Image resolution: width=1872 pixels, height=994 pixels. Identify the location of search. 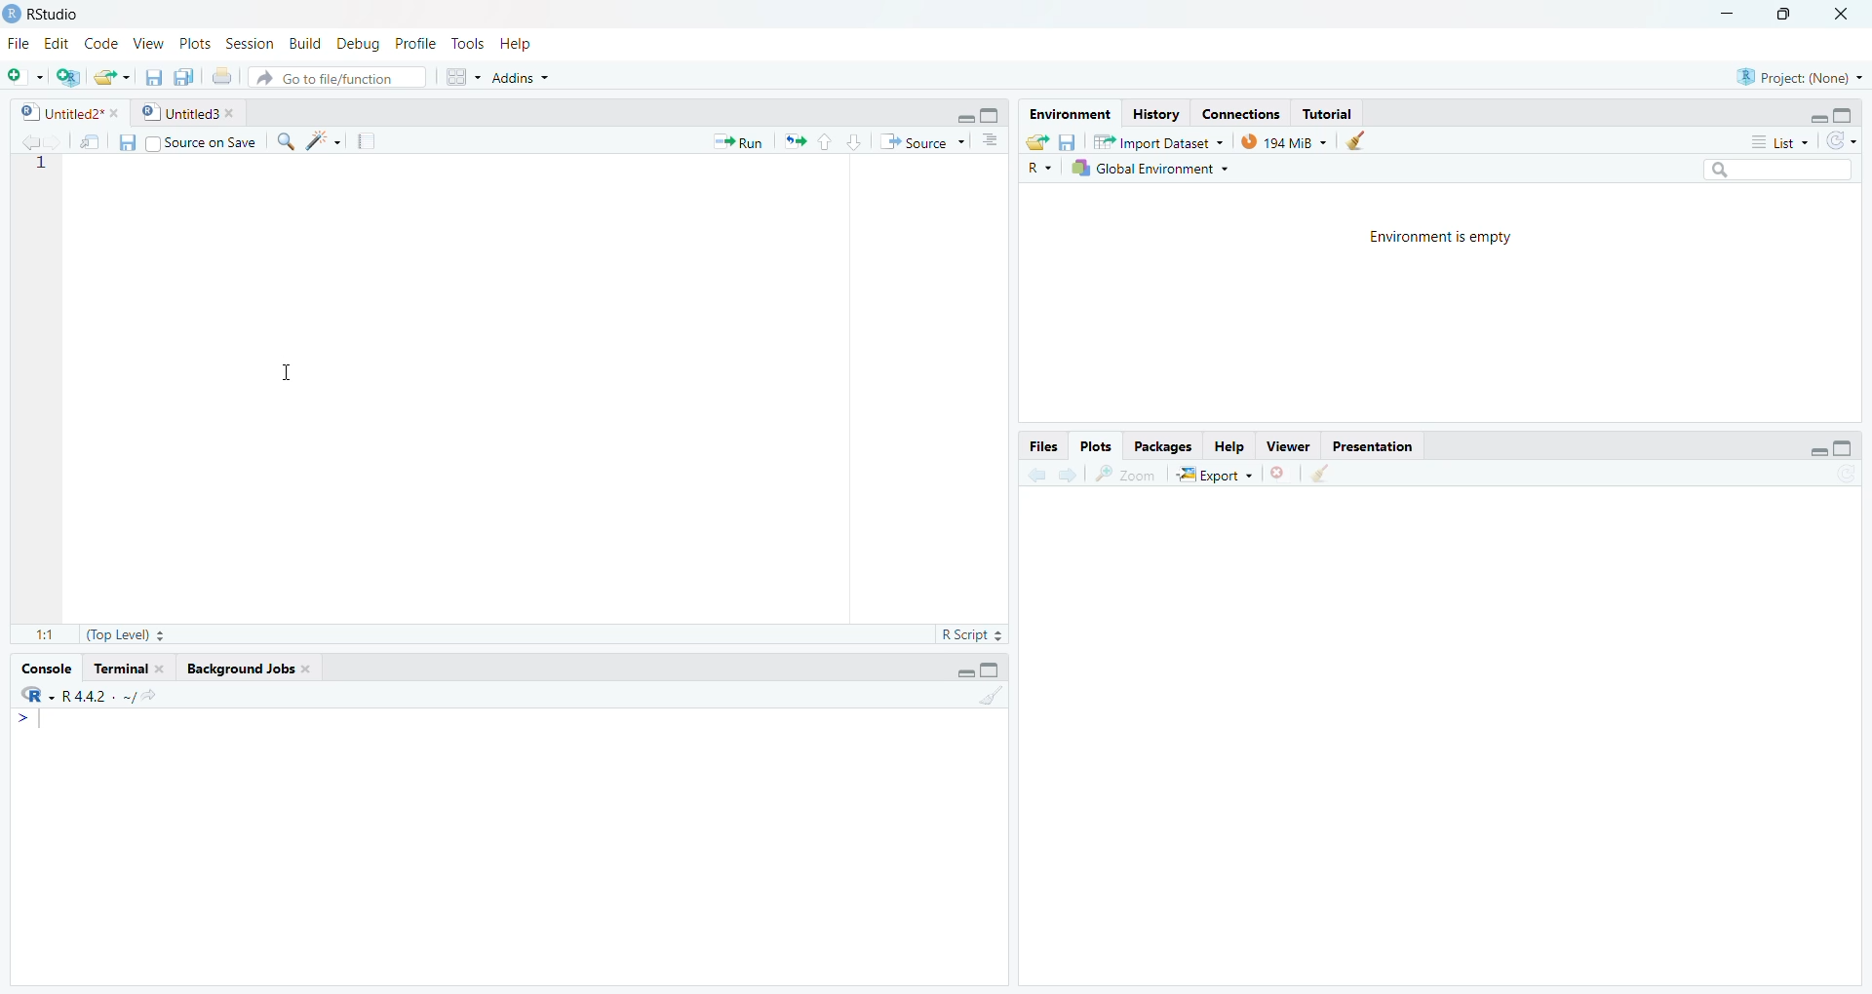
(285, 141).